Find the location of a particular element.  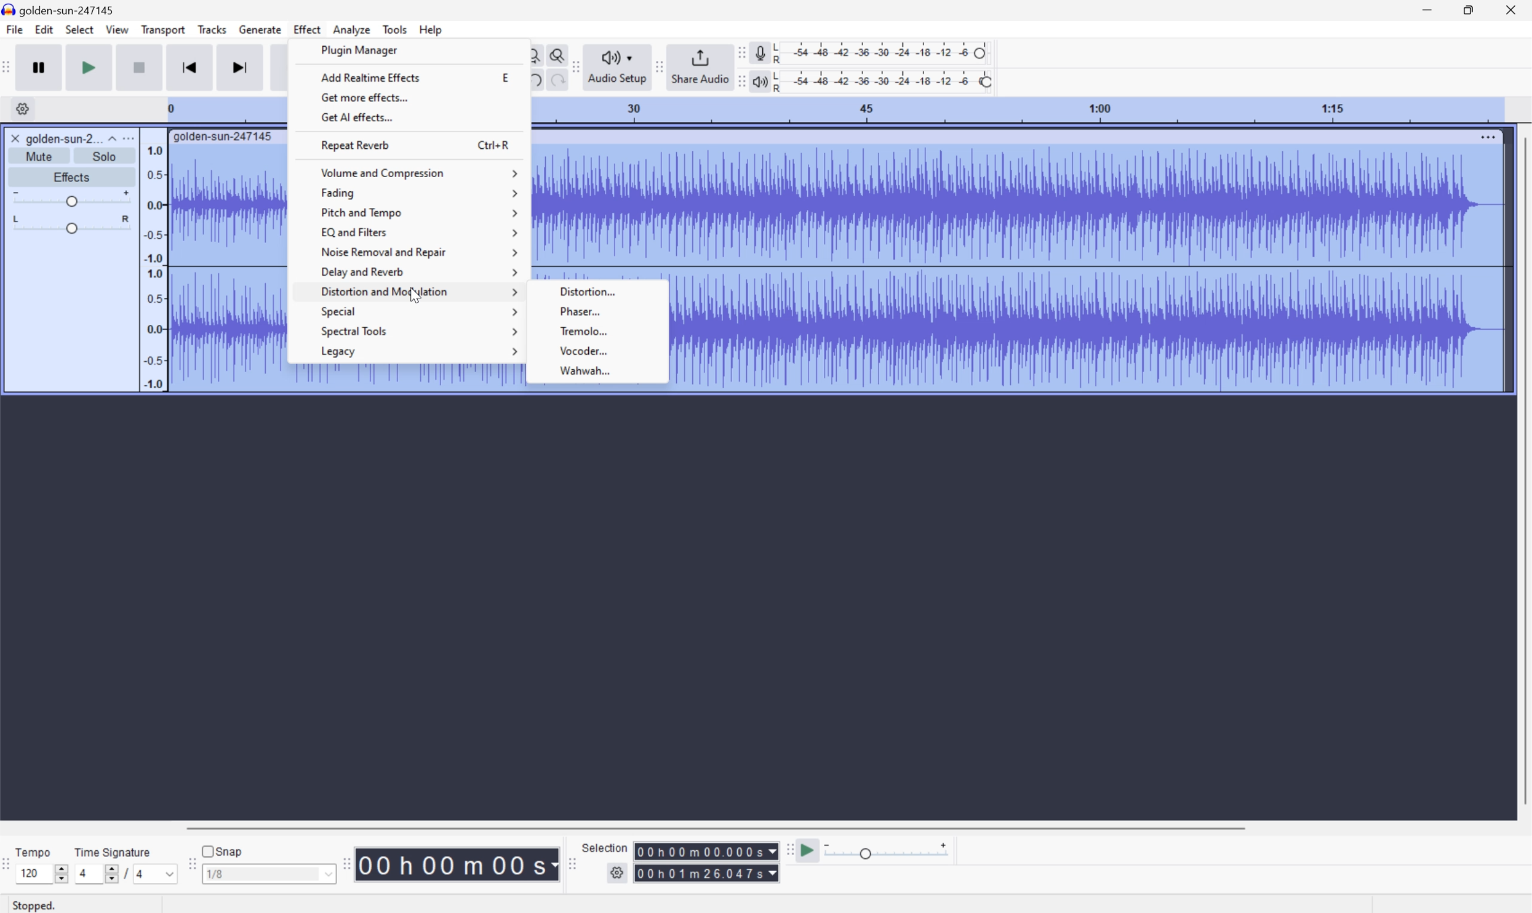

Slider is located at coordinates (67, 225).